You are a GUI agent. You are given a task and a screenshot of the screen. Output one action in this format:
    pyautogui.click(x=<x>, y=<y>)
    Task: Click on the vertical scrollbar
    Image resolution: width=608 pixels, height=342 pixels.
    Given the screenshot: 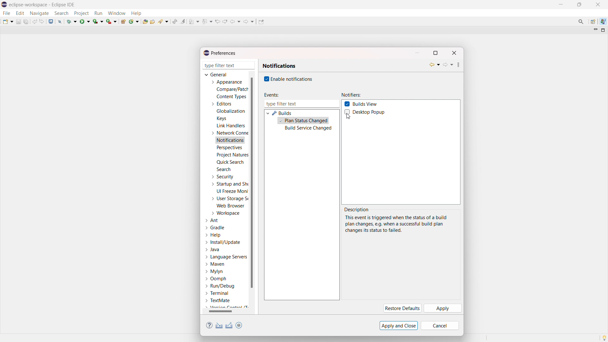 What is the action you would take?
    pyautogui.click(x=251, y=182)
    